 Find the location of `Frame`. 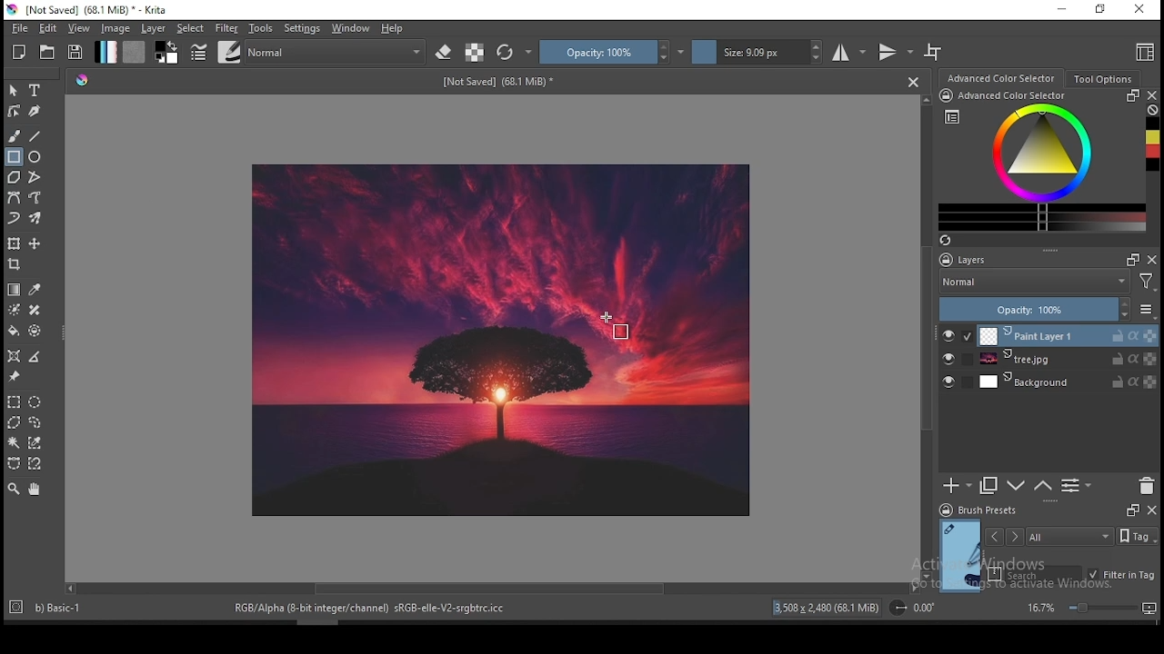

Frame is located at coordinates (1130, 510).